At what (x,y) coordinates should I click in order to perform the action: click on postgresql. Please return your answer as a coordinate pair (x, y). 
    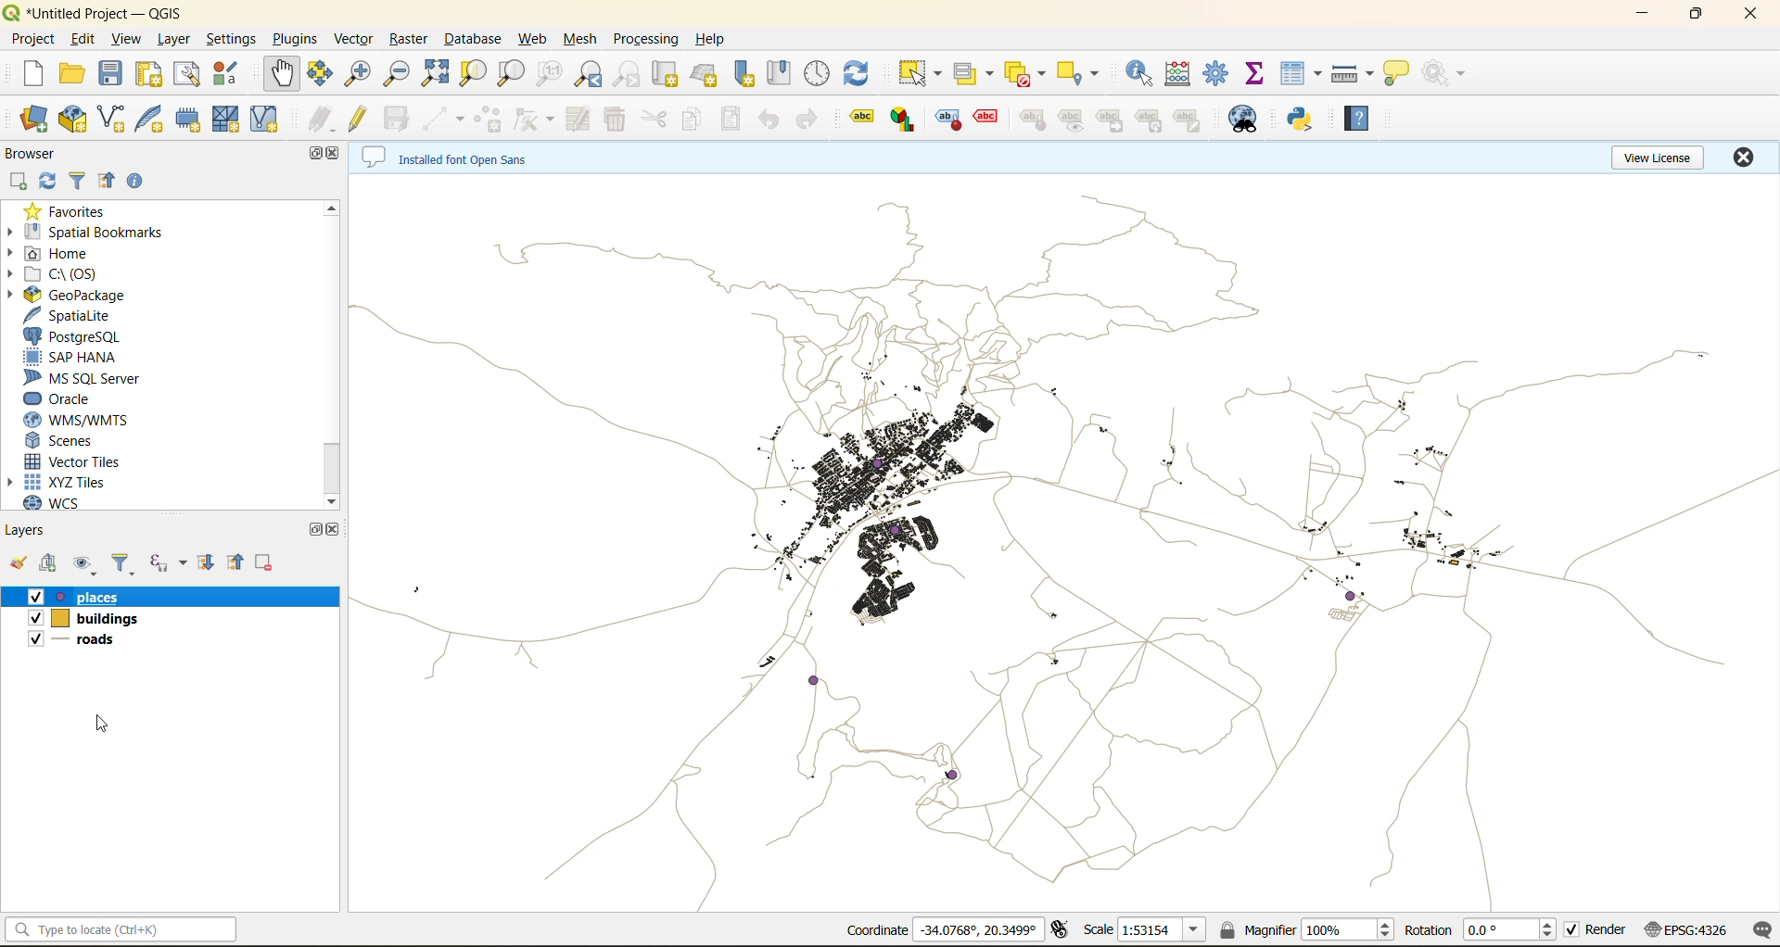
    Looking at the image, I should click on (72, 337).